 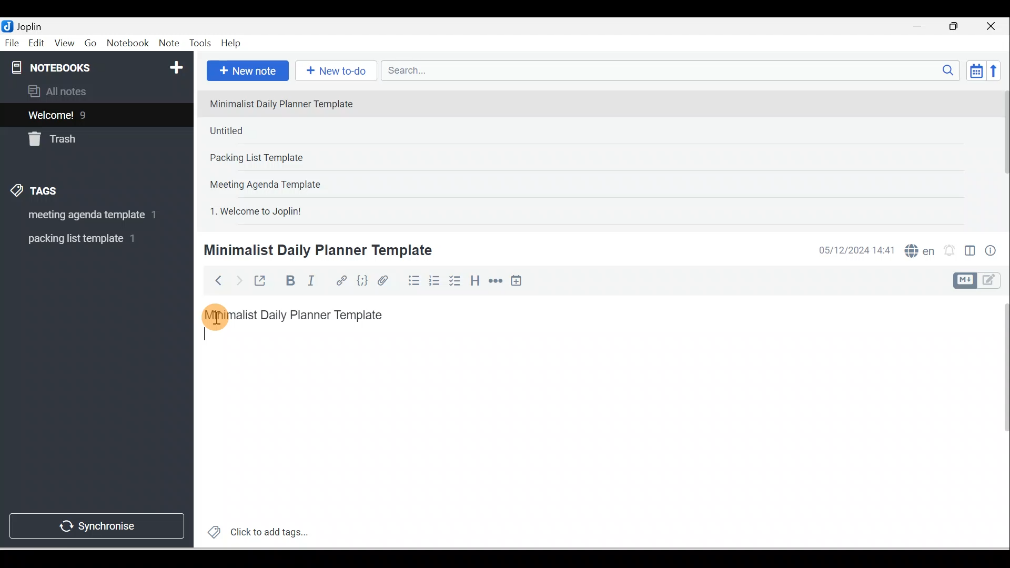 What do you see at coordinates (89, 113) in the screenshot?
I see `Notes` at bounding box center [89, 113].